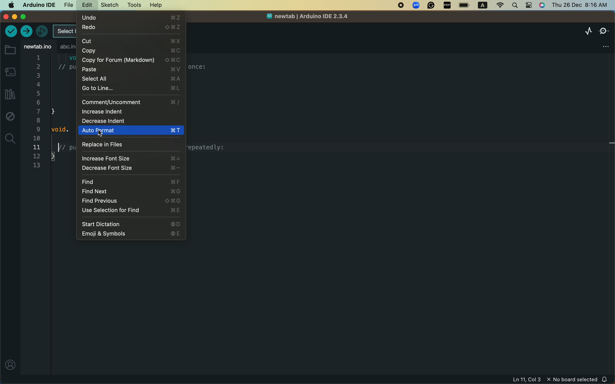  Describe the element at coordinates (131, 168) in the screenshot. I see `decrease` at that location.